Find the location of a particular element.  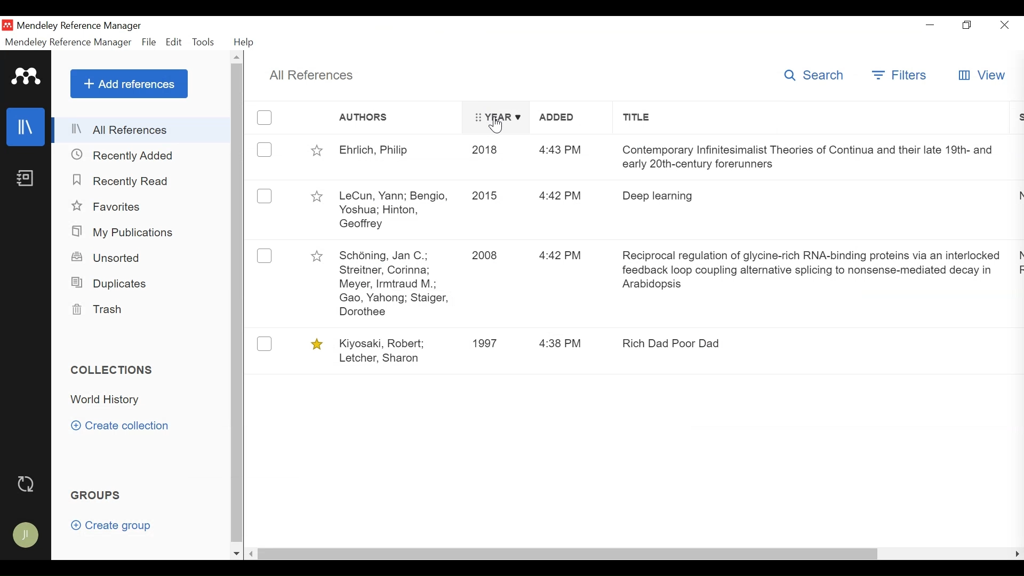

(un)Select is located at coordinates (264, 150).